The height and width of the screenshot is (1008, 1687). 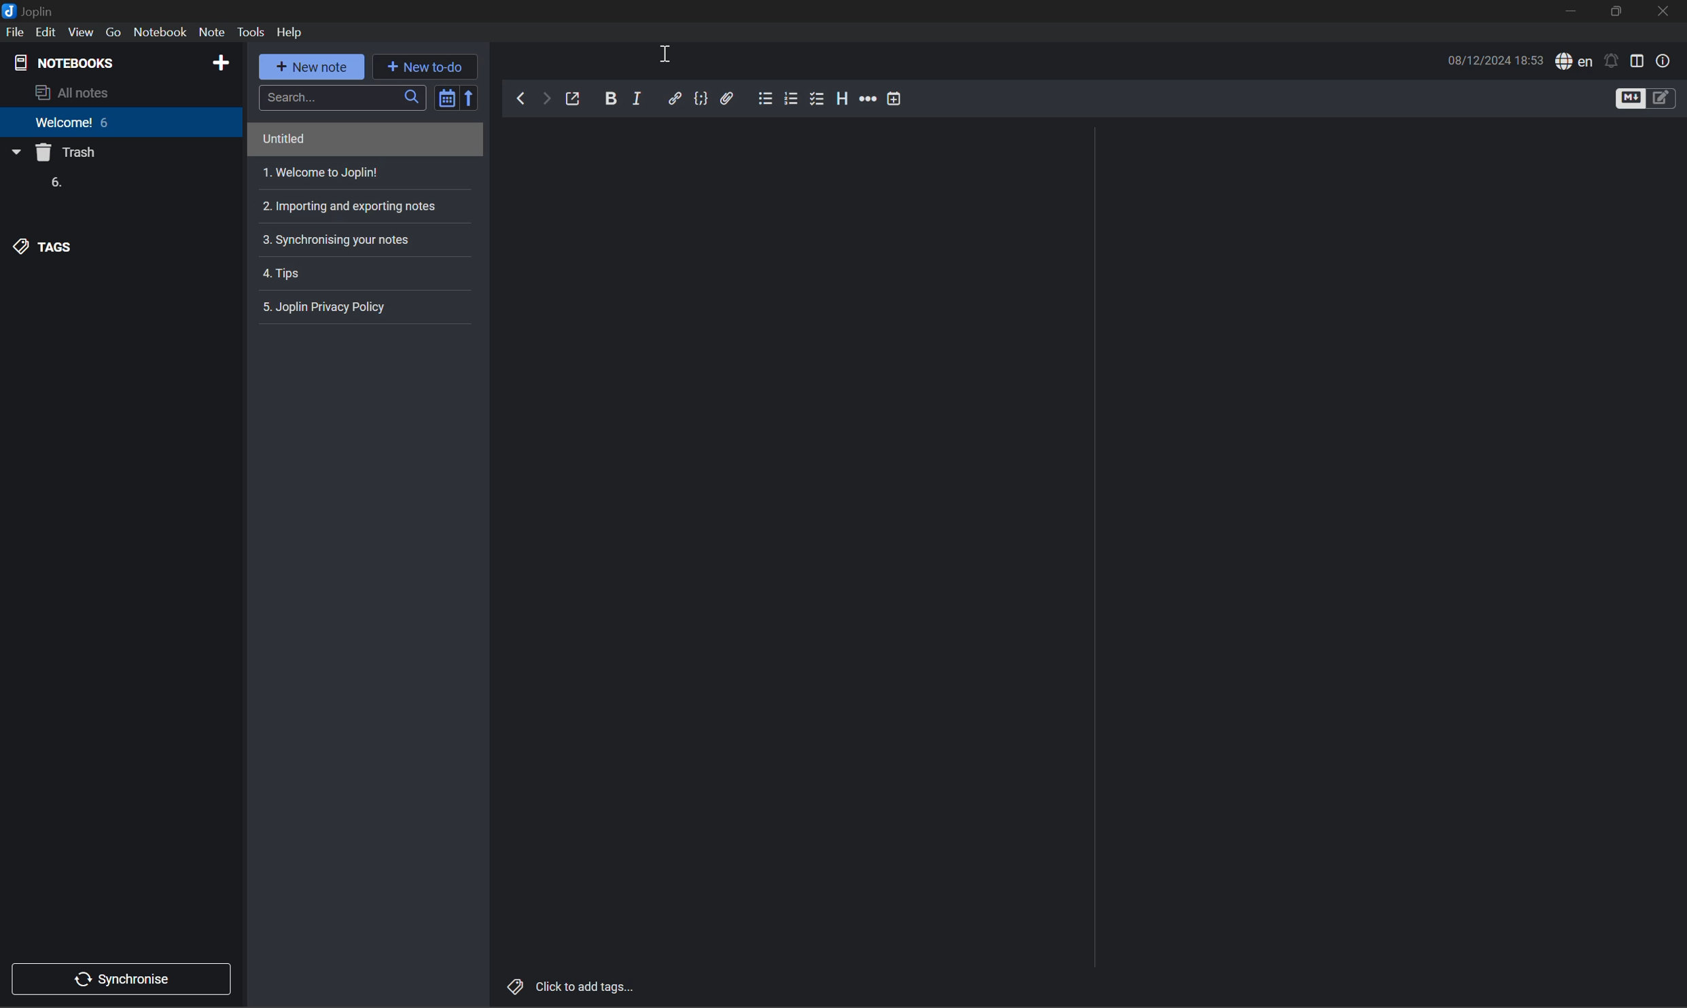 I want to click on Edit, so click(x=49, y=33).